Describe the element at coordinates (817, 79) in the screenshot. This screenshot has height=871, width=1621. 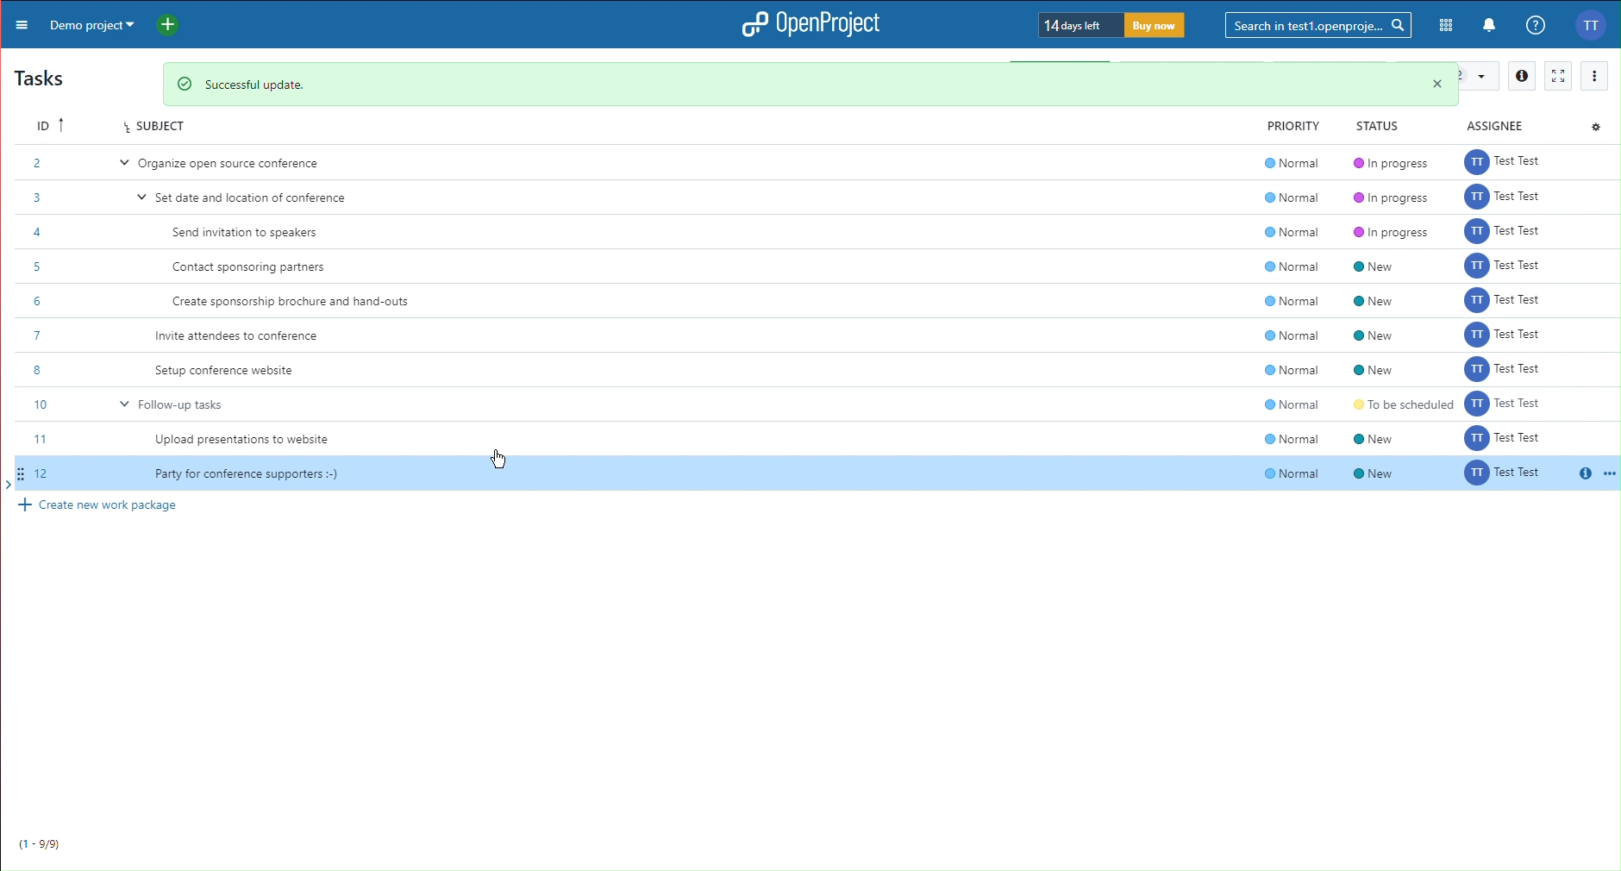
I see `Successful update` at that location.